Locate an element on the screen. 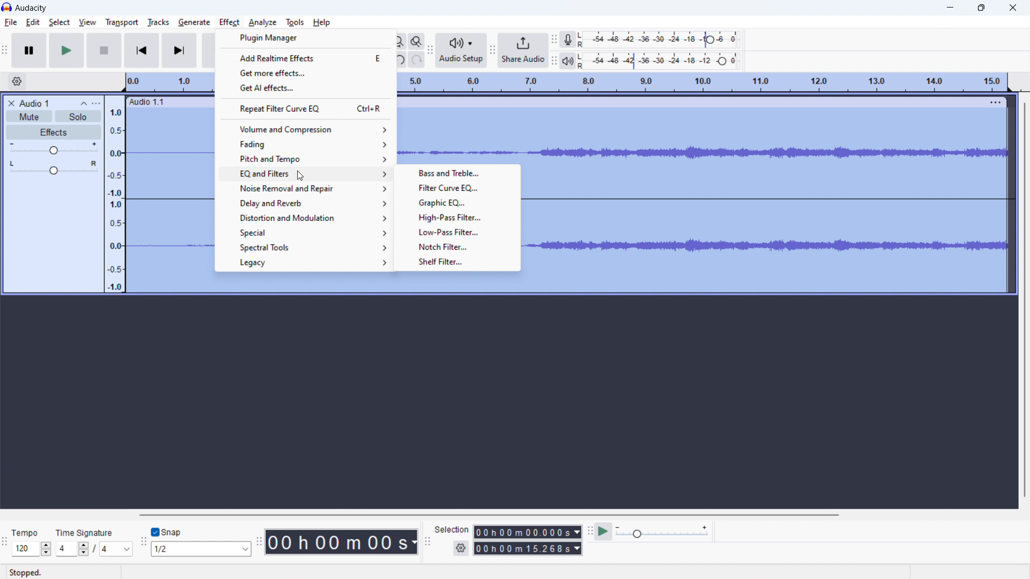  recording meter toolbar is located at coordinates (555, 40).